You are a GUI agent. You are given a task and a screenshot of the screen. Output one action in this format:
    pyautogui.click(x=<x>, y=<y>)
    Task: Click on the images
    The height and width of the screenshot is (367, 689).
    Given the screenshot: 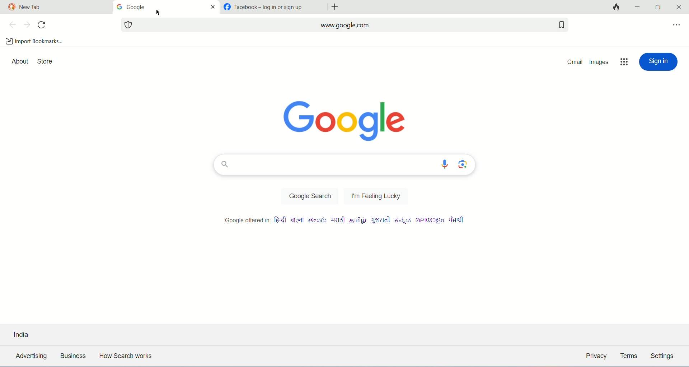 What is the action you would take?
    pyautogui.click(x=600, y=61)
    